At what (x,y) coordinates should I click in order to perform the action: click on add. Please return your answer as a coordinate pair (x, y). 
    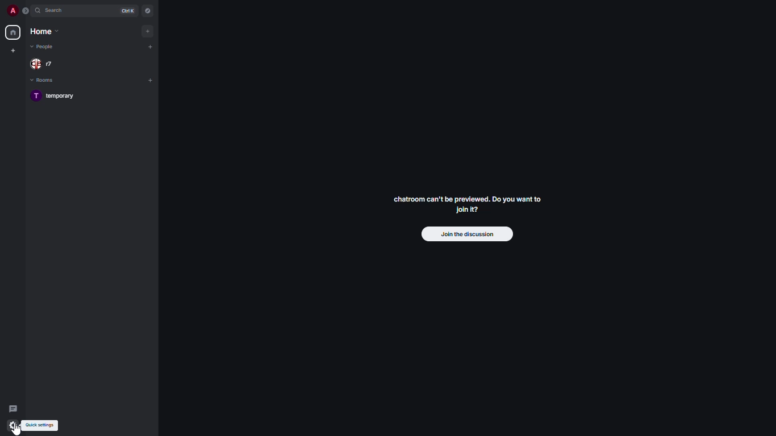
    Looking at the image, I should click on (149, 30).